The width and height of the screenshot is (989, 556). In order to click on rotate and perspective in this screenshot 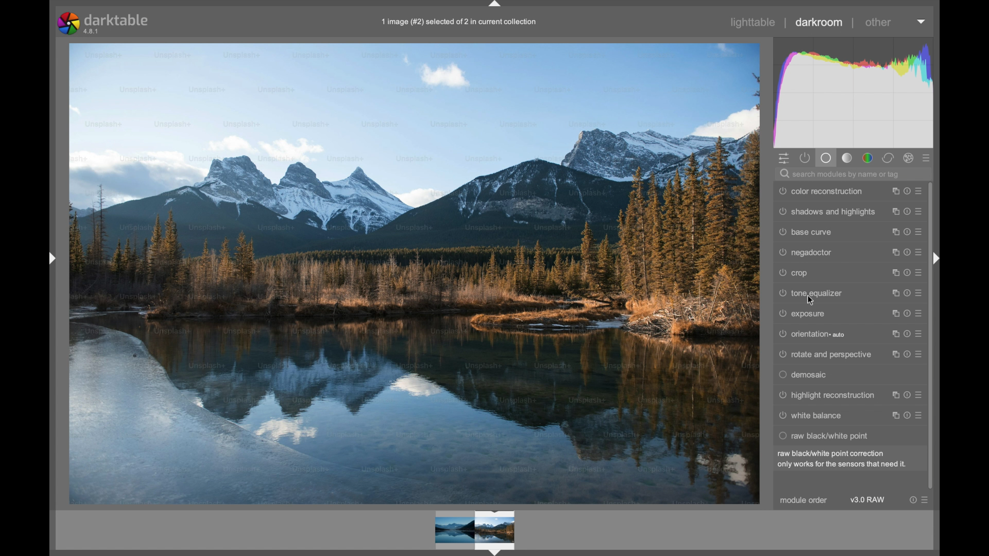, I will do `click(825, 355)`.